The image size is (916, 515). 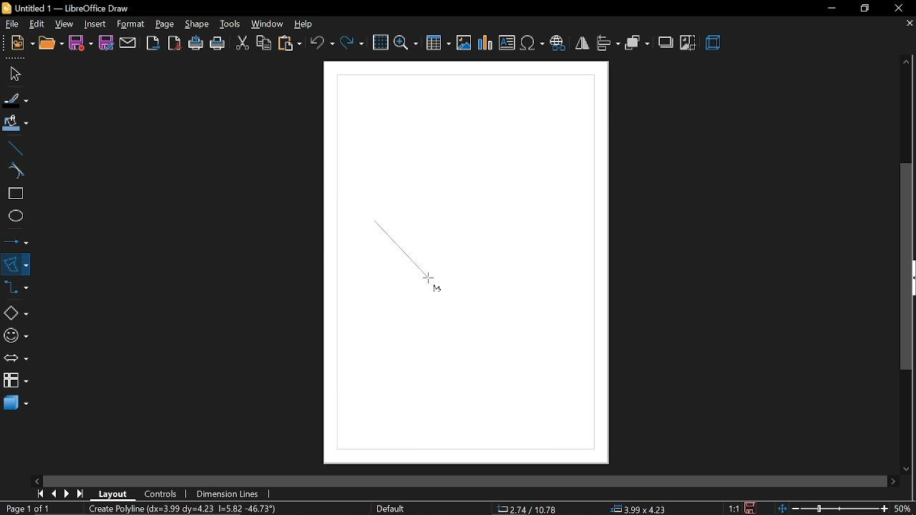 What do you see at coordinates (228, 493) in the screenshot?
I see `dimension` at bounding box center [228, 493].